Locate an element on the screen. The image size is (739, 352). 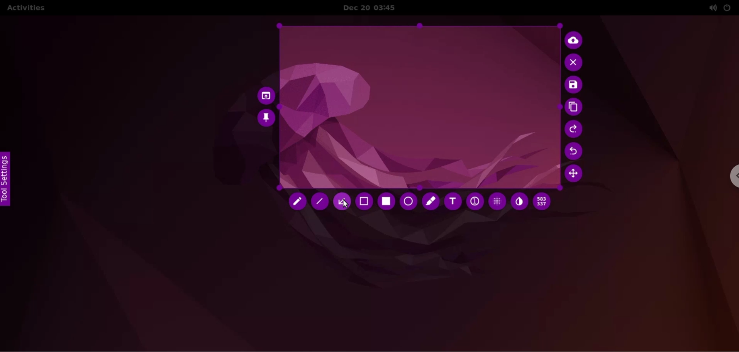
selection tool is located at coordinates (365, 203).